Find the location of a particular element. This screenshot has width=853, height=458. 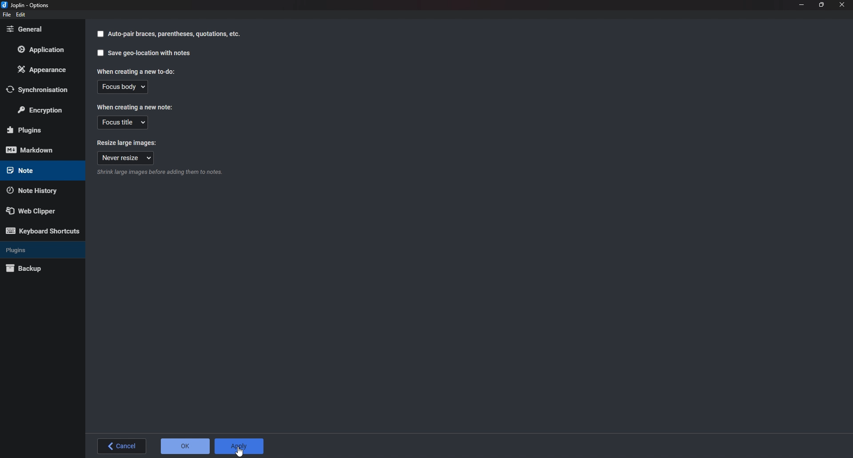

focus title is located at coordinates (122, 123).